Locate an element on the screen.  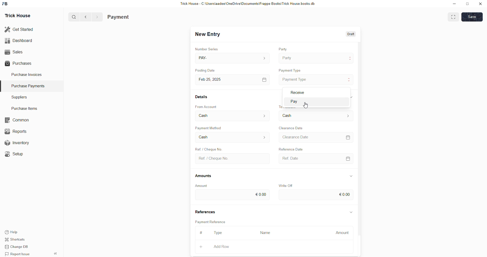
Inventory is located at coordinates (20, 144).